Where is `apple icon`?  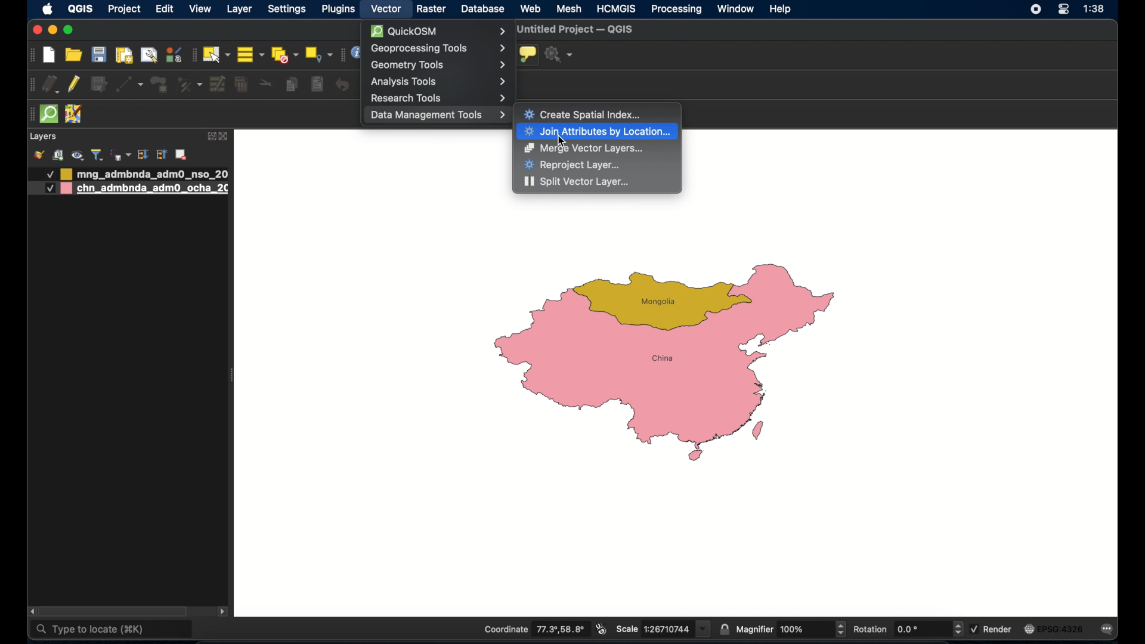 apple icon is located at coordinates (47, 9).